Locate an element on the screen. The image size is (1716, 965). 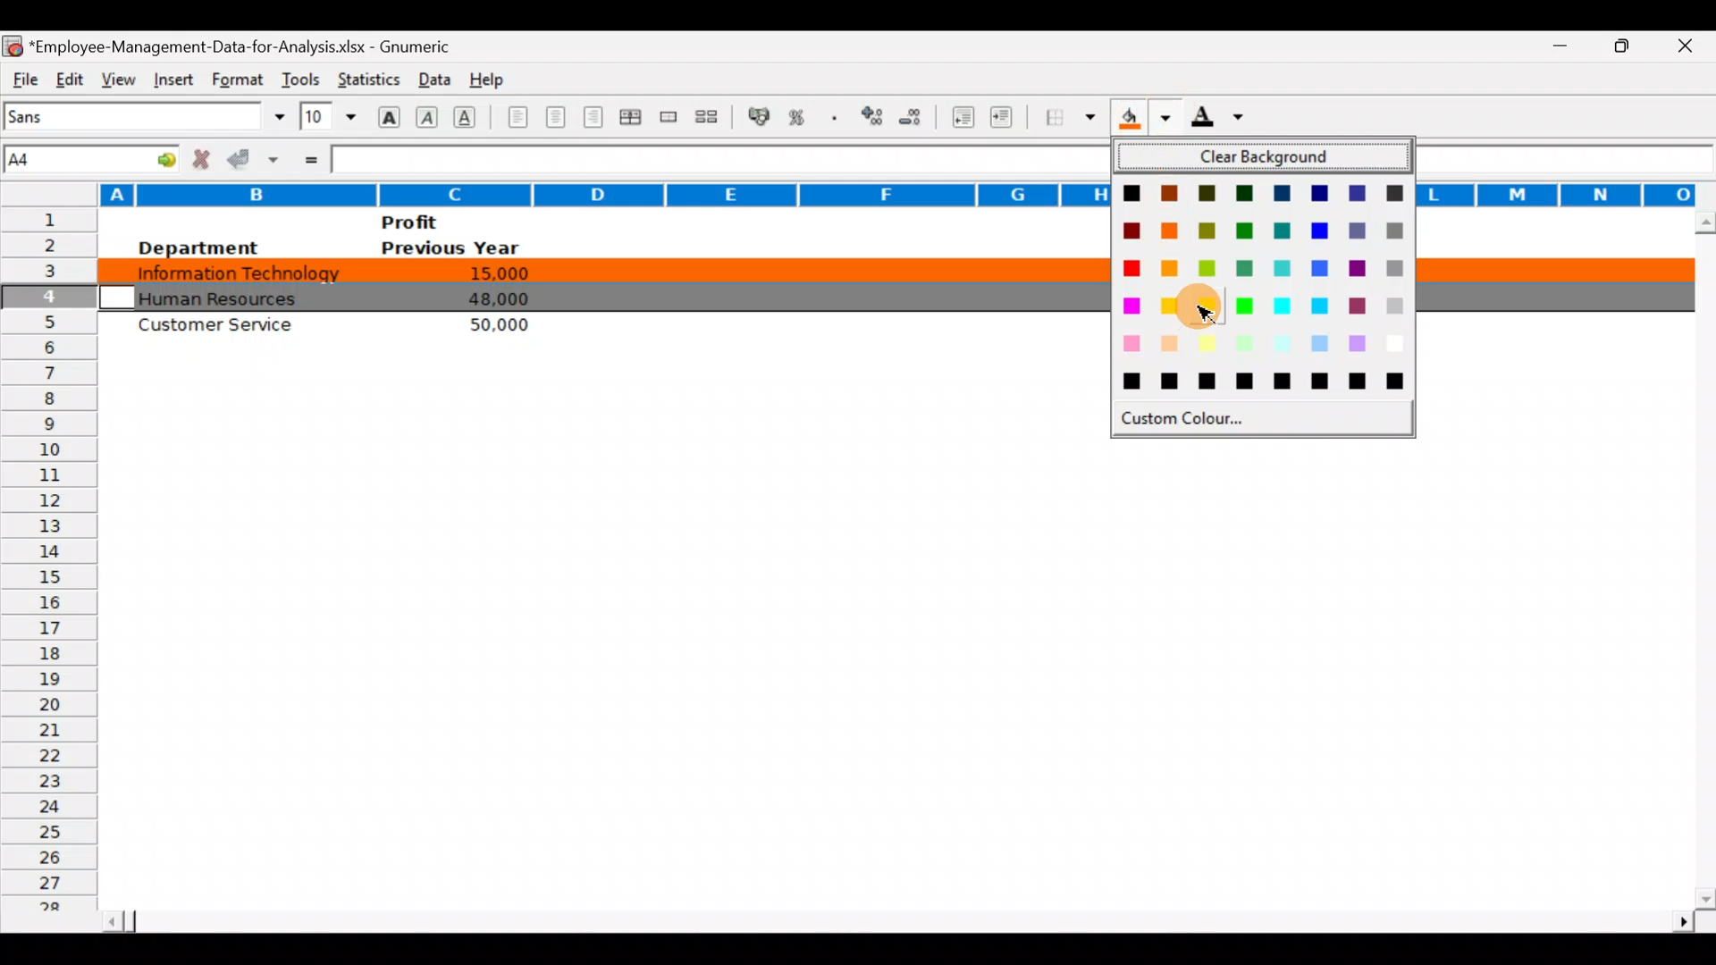
Centre horizontally across the selection is located at coordinates (634, 120).